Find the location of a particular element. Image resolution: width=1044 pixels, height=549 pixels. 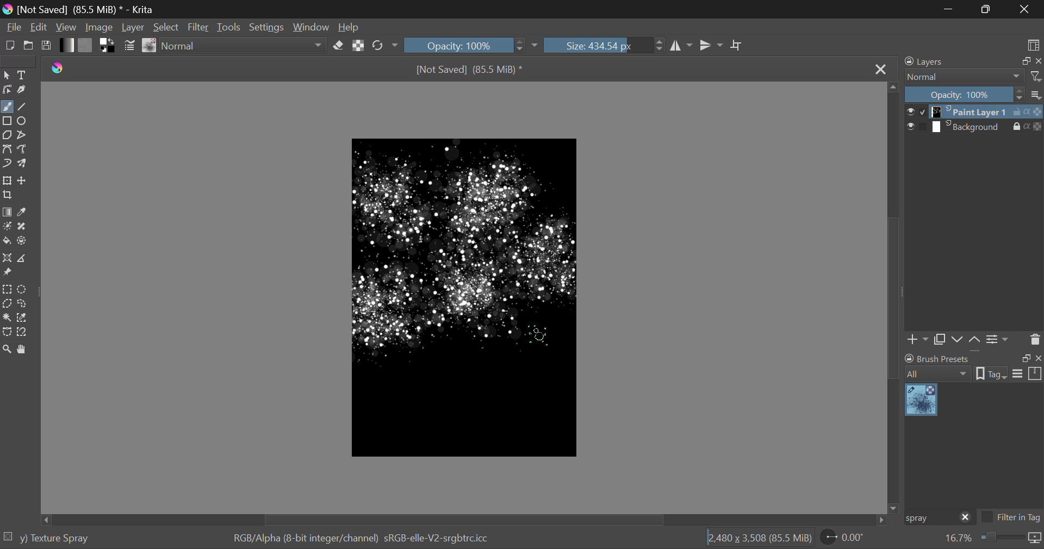

Text is located at coordinates (24, 74).